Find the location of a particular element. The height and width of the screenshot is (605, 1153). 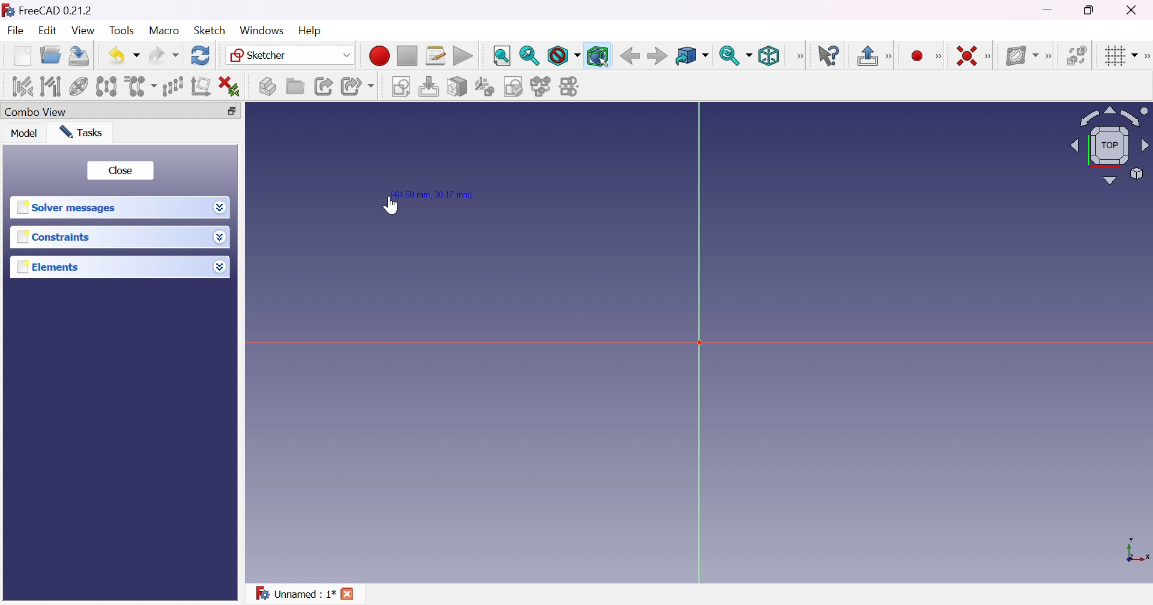

Viewing angle is located at coordinates (1109, 146).